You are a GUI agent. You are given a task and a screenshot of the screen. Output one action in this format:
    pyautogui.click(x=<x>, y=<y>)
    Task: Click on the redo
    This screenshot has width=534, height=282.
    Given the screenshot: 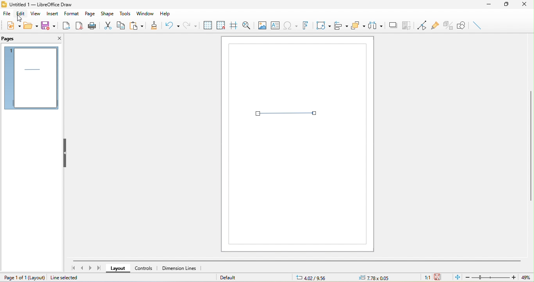 What is the action you would take?
    pyautogui.click(x=190, y=25)
    